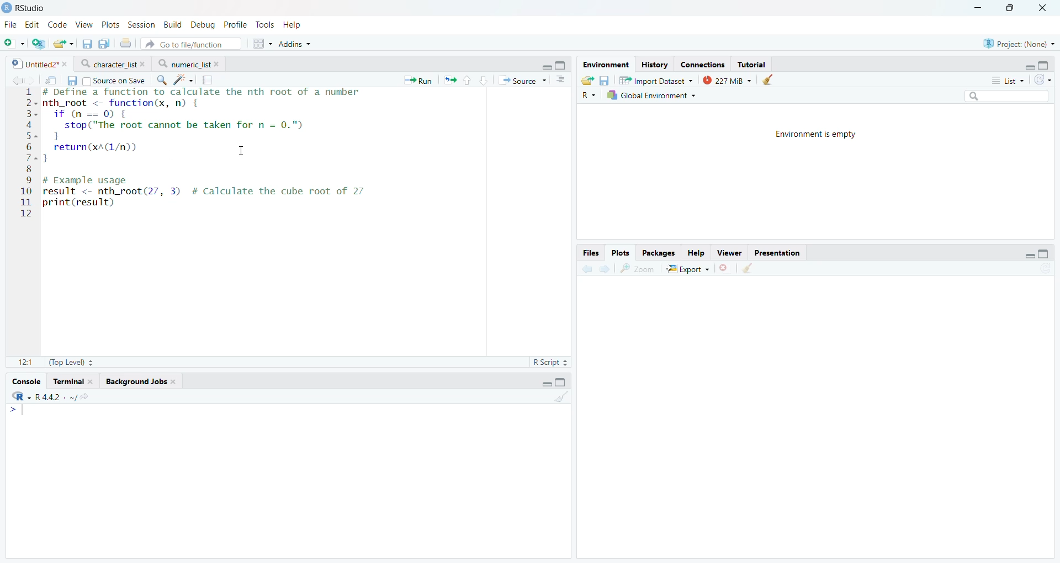 The width and height of the screenshot is (1060, 563). Describe the element at coordinates (767, 79) in the screenshot. I see `Clear` at that location.